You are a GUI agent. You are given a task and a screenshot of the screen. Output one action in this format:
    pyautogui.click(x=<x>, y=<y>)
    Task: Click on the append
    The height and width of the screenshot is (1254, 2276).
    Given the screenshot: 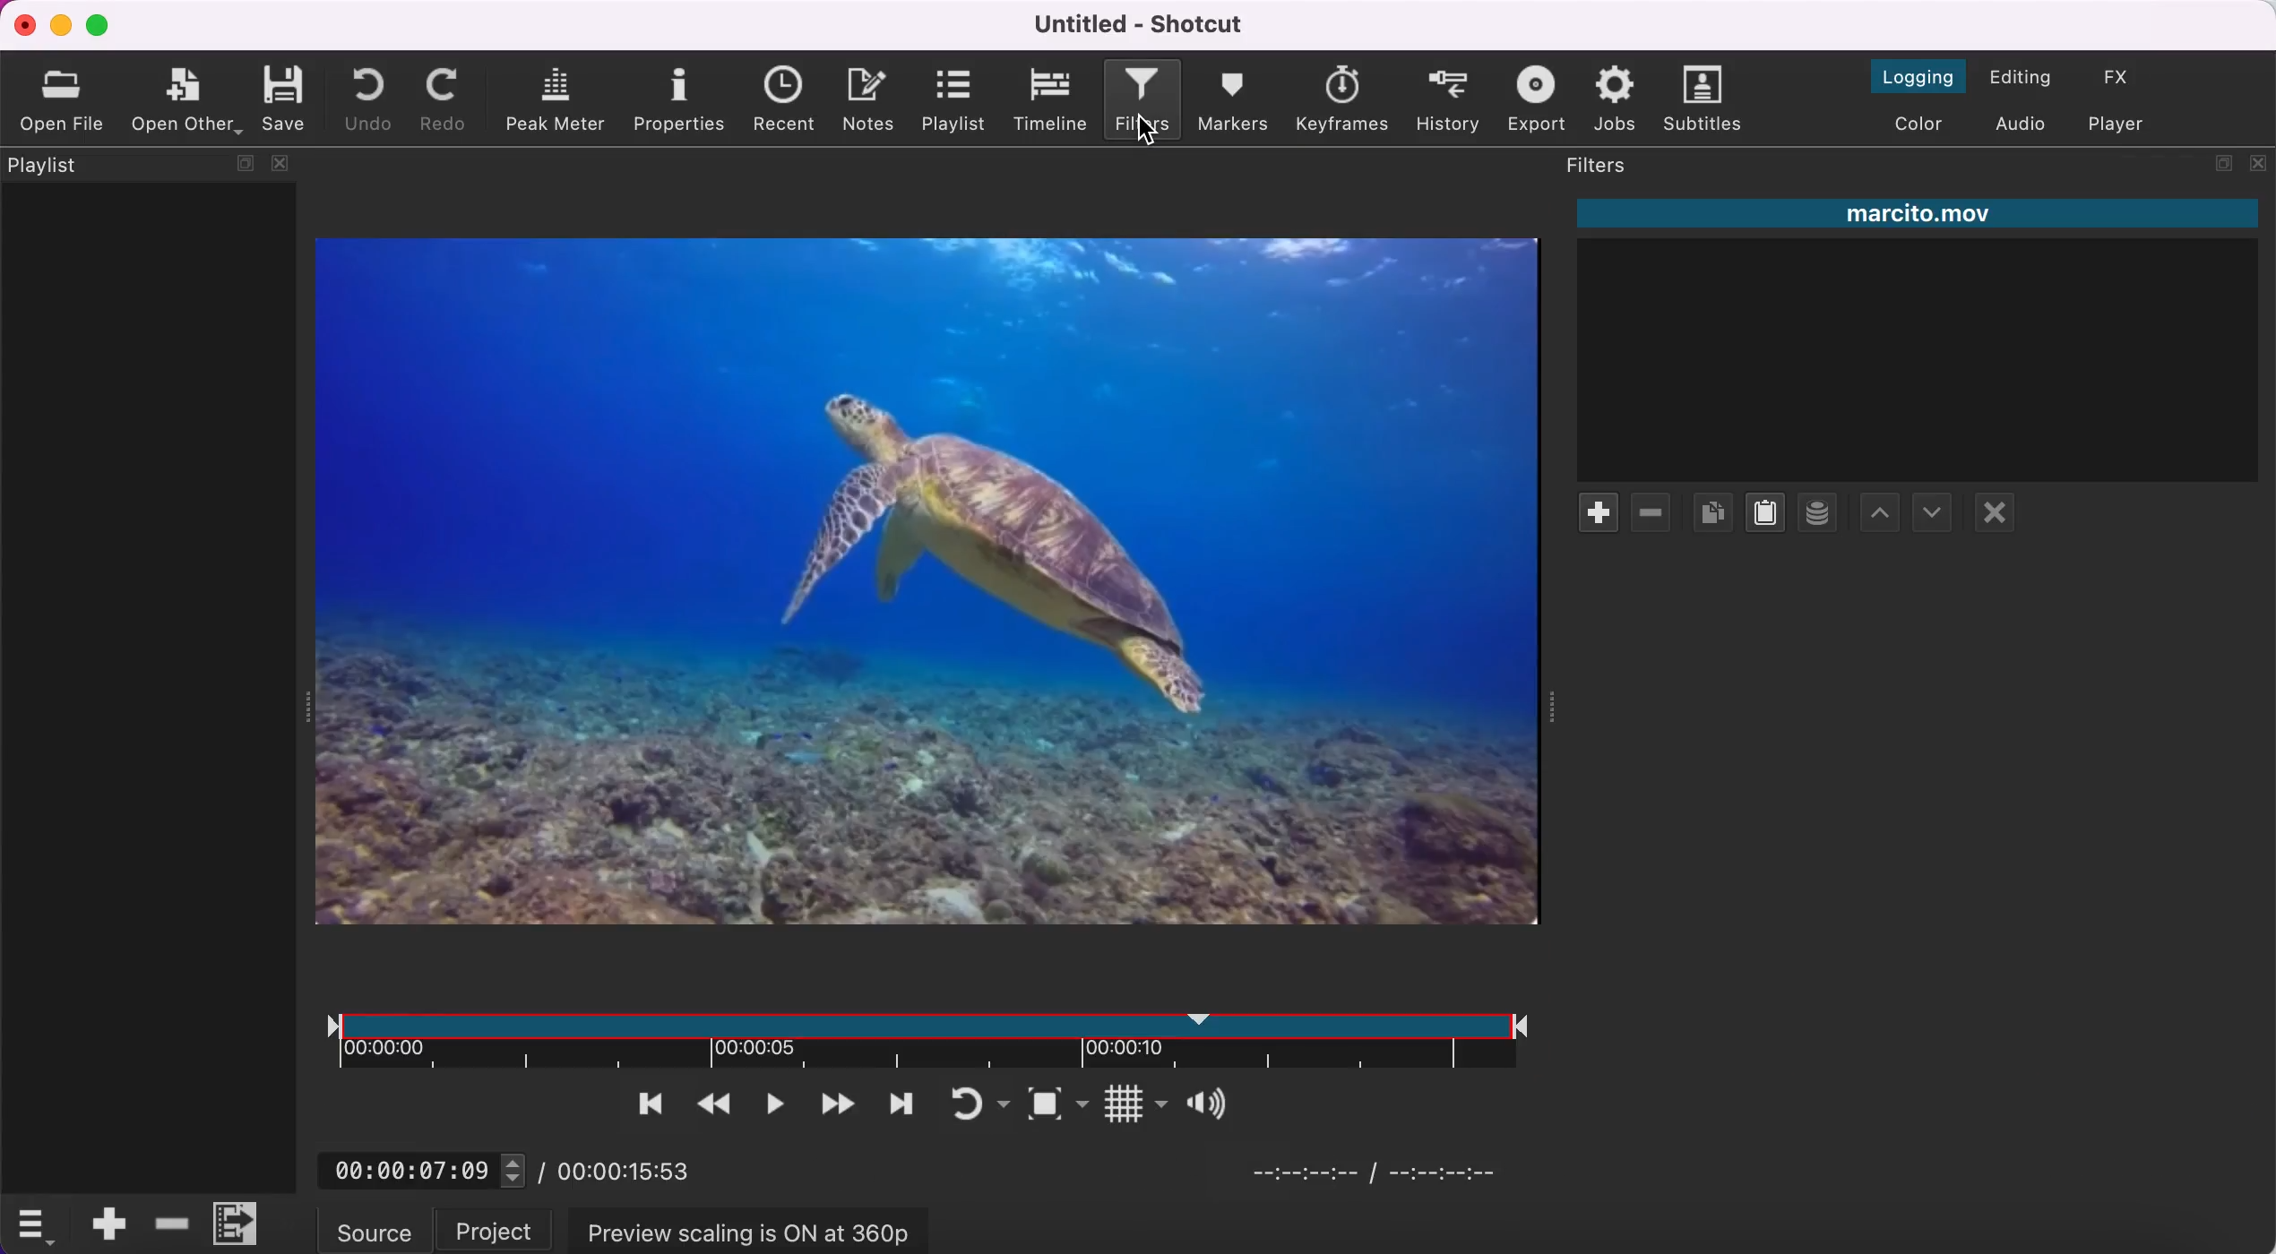 What is the action you would take?
    pyautogui.click(x=105, y=1223)
    